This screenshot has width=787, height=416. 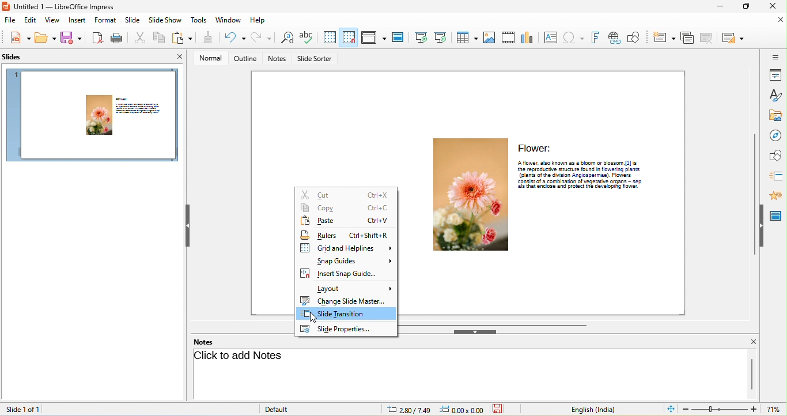 What do you see at coordinates (373, 37) in the screenshot?
I see `display view` at bounding box center [373, 37].